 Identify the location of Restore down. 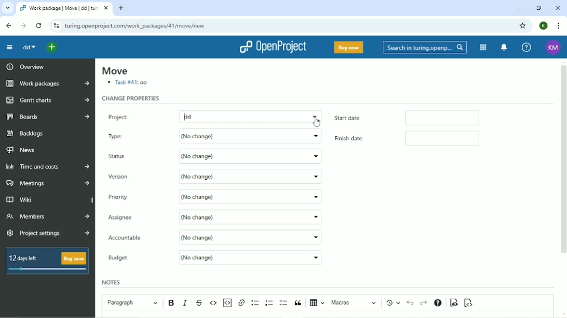
(538, 8).